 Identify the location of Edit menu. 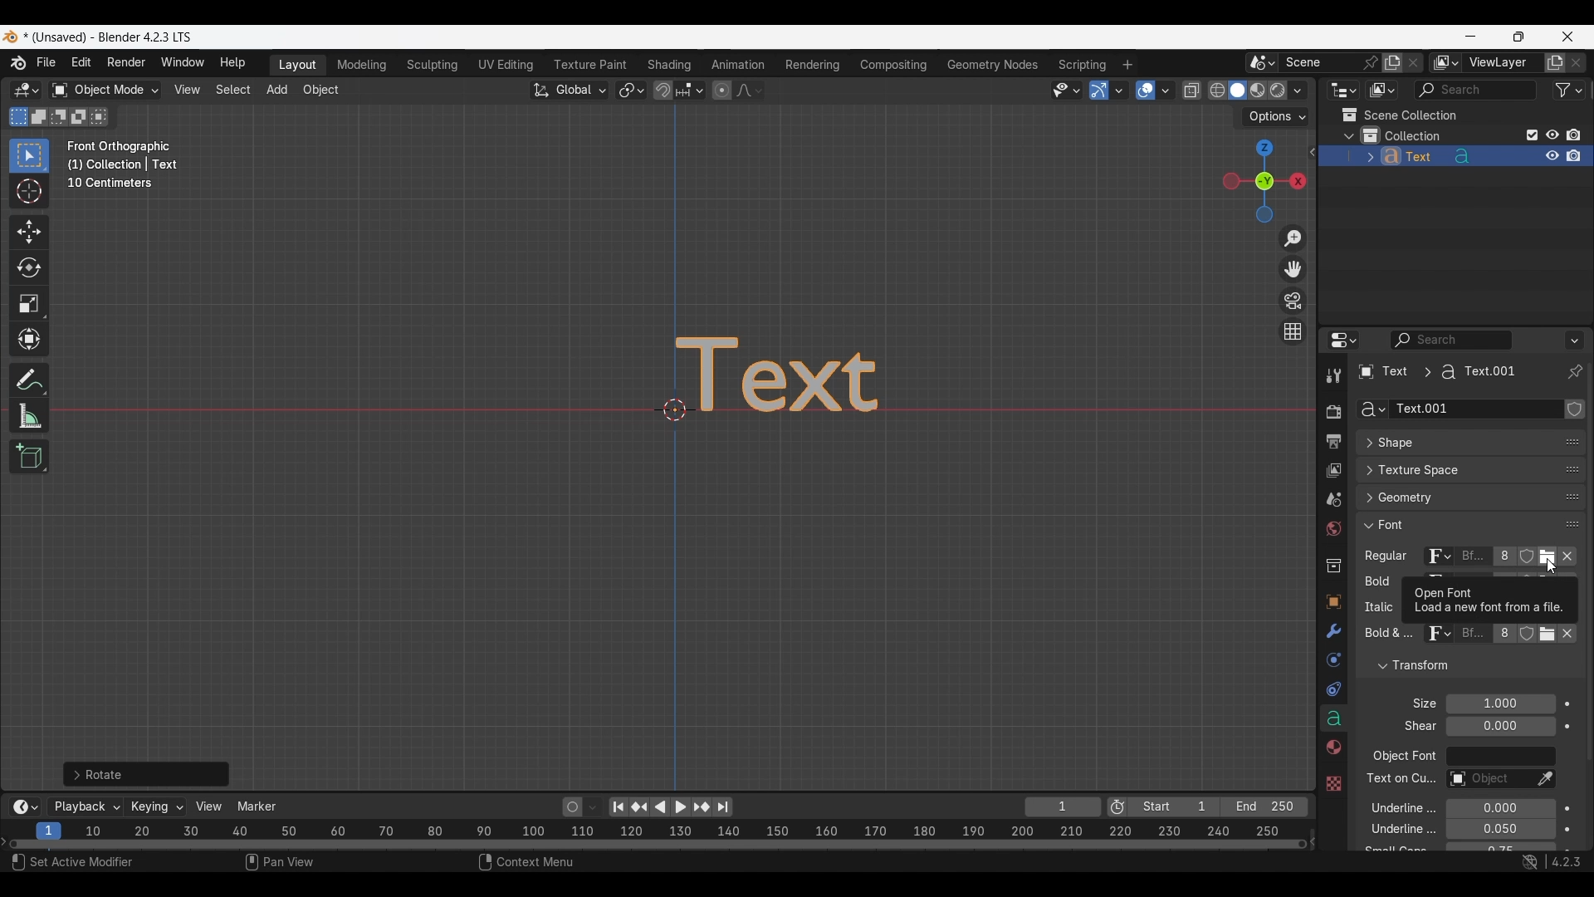
(81, 63).